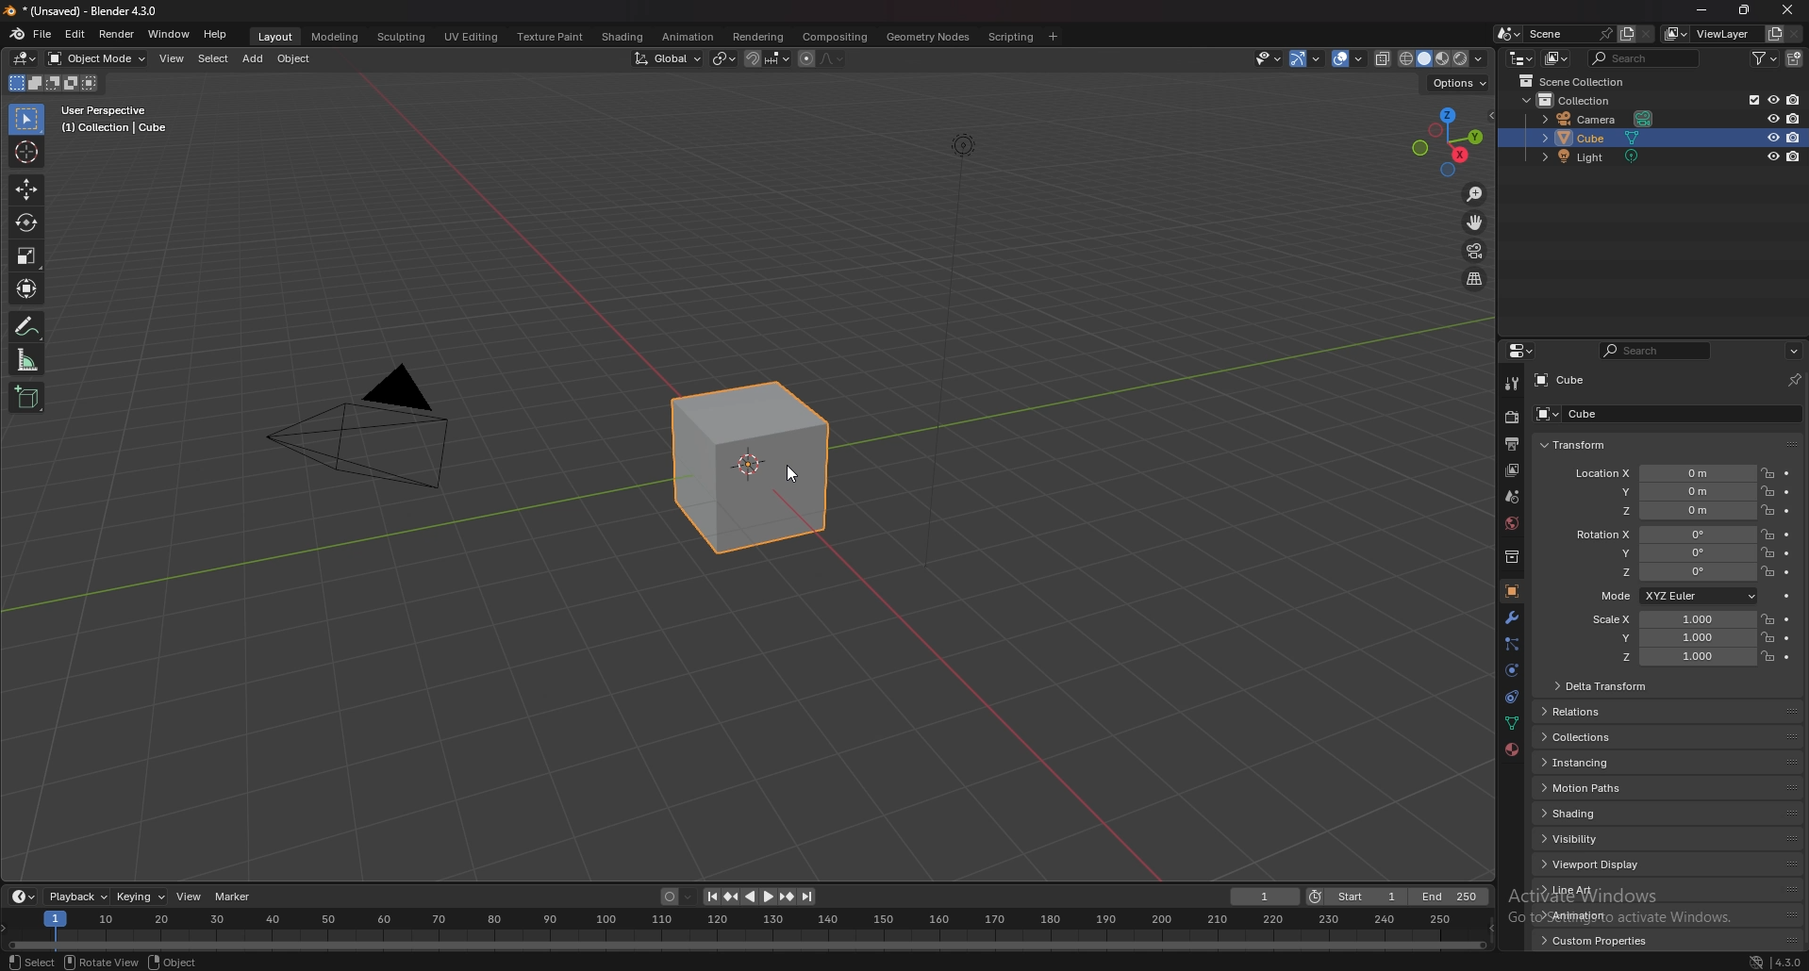  I want to click on select, so click(213, 59).